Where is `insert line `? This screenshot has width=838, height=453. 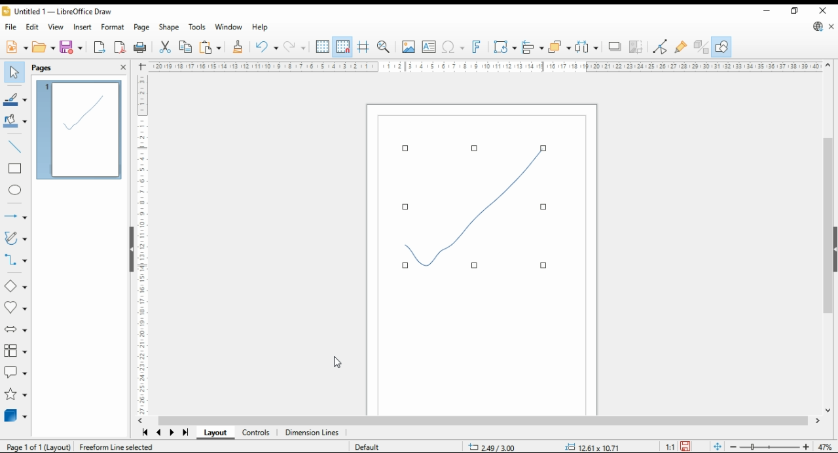
insert line  is located at coordinates (16, 147).